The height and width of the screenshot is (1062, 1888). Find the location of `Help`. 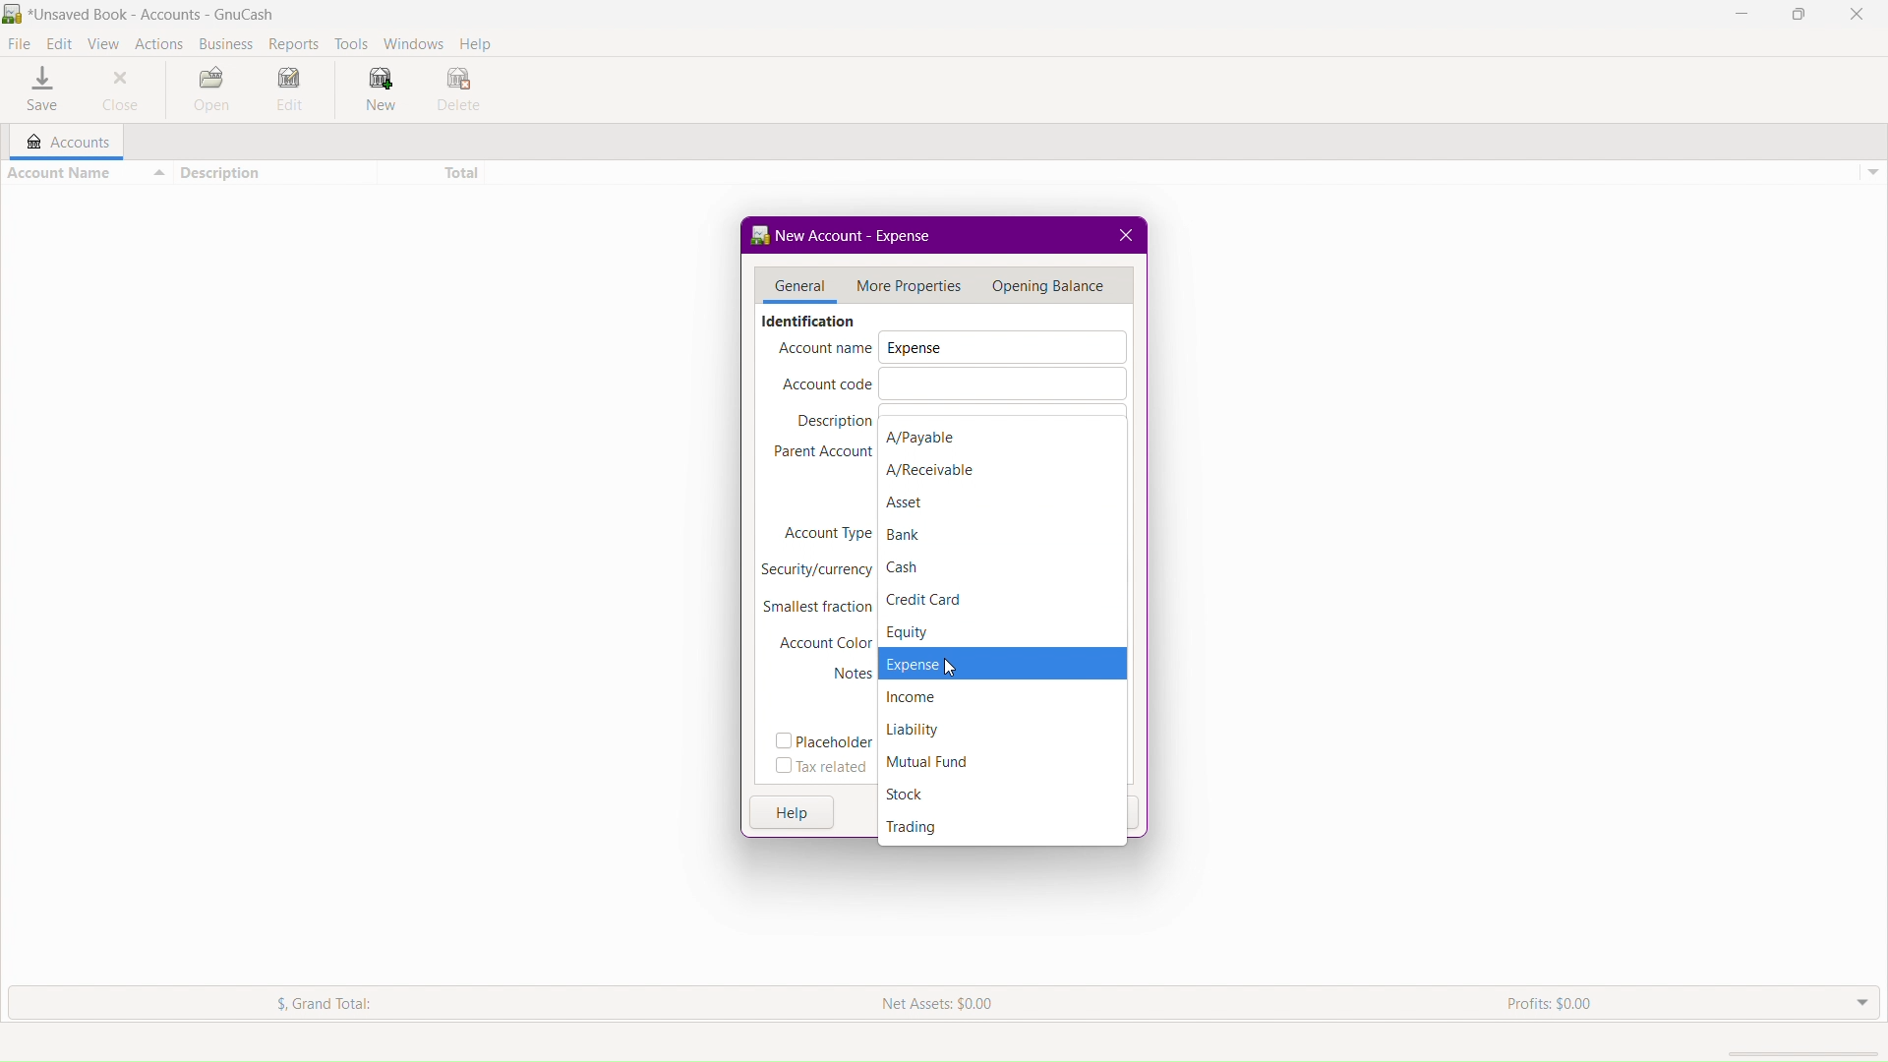

Help is located at coordinates (793, 811).